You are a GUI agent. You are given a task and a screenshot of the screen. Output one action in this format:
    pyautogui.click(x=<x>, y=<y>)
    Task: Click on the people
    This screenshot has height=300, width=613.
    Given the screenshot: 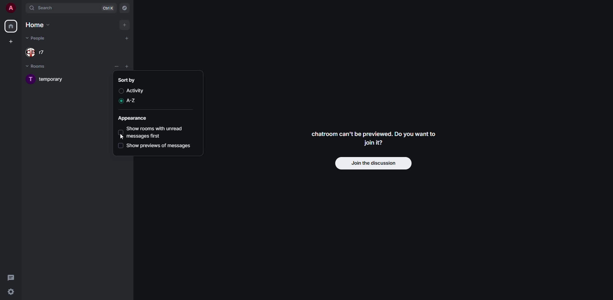 What is the action you would take?
    pyautogui.click(x=38, y=38)
    